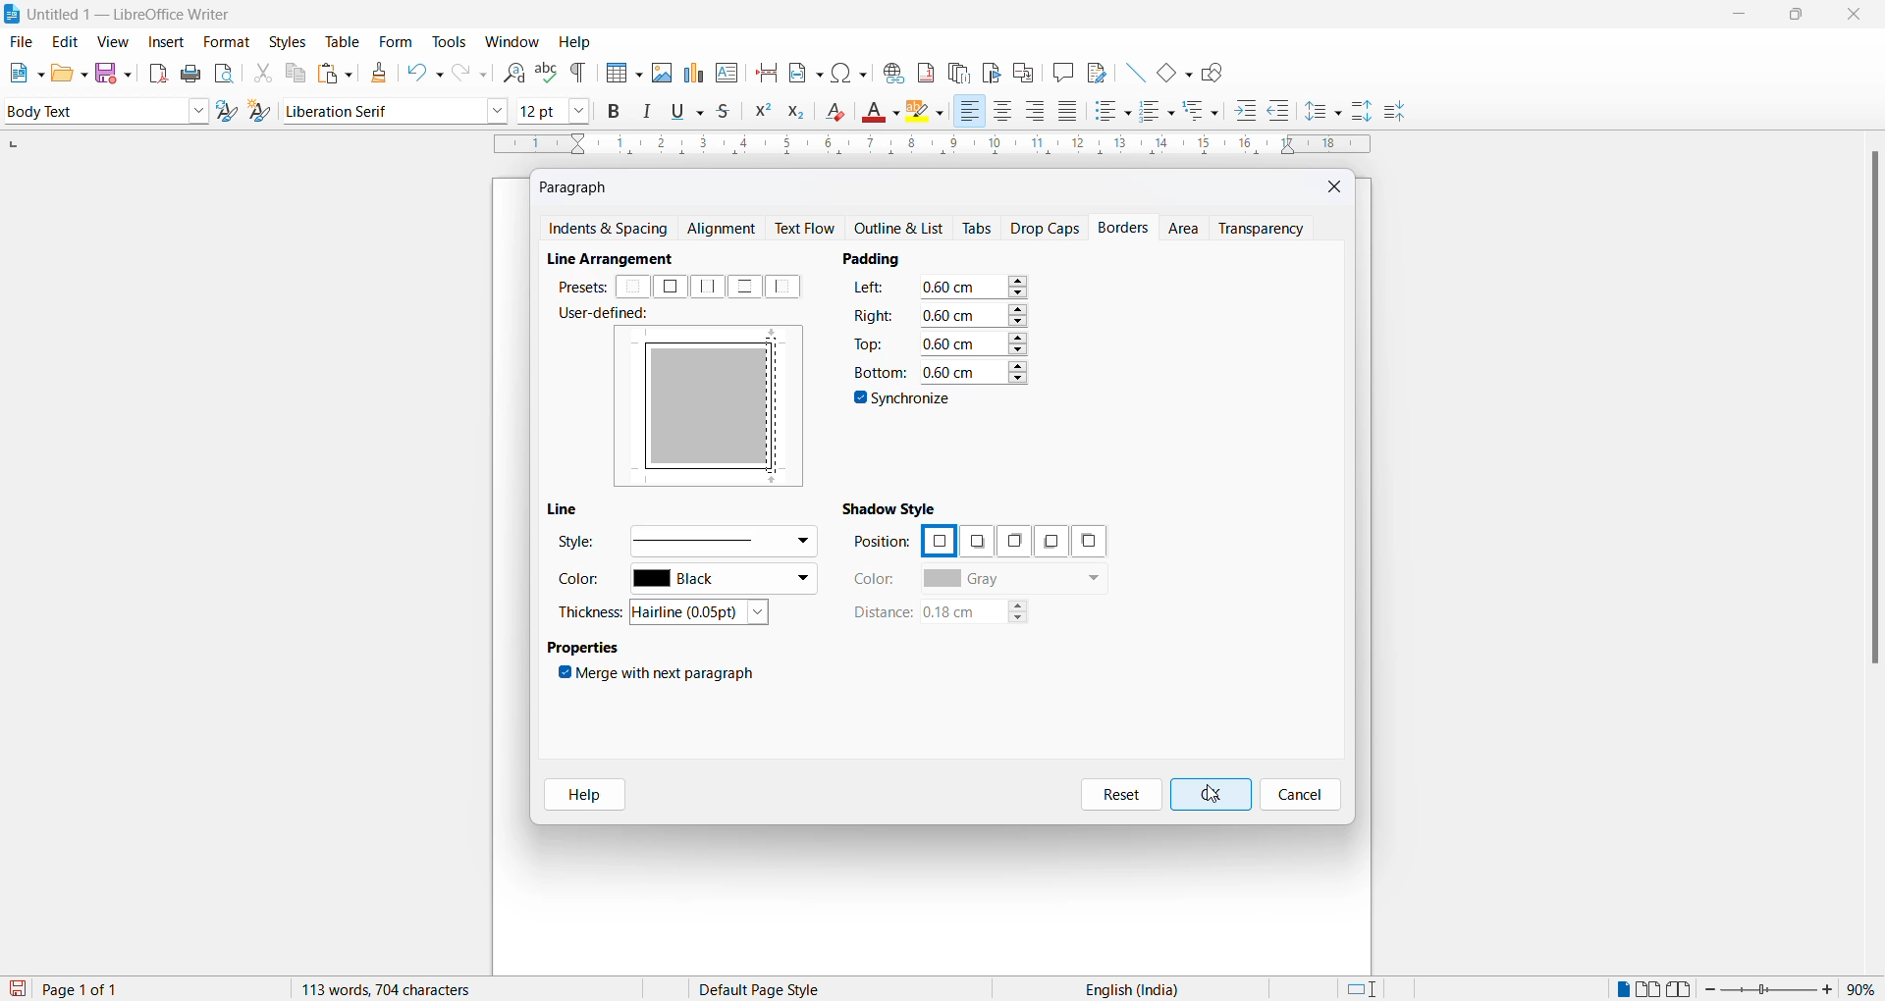 The width and height of the screenshot is (1885, 1001). What do you see at coordinates (449, 42) in the screenshot?
I see `tools` at bounding box center [449, 42].